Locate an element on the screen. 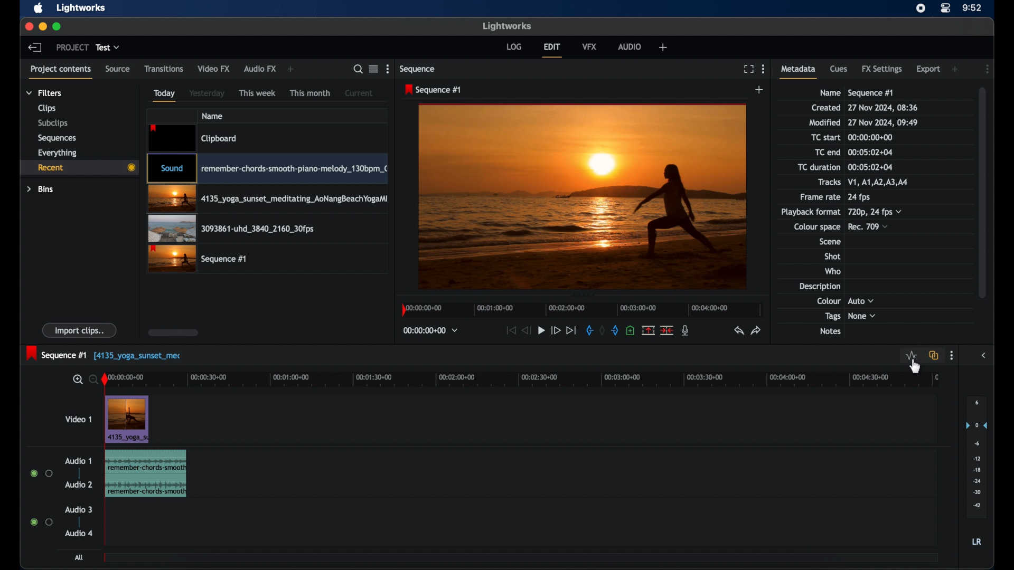 Image resolution: width=1014 pixels, height=570 pixels. minimize is located at coordinates (42, 26).